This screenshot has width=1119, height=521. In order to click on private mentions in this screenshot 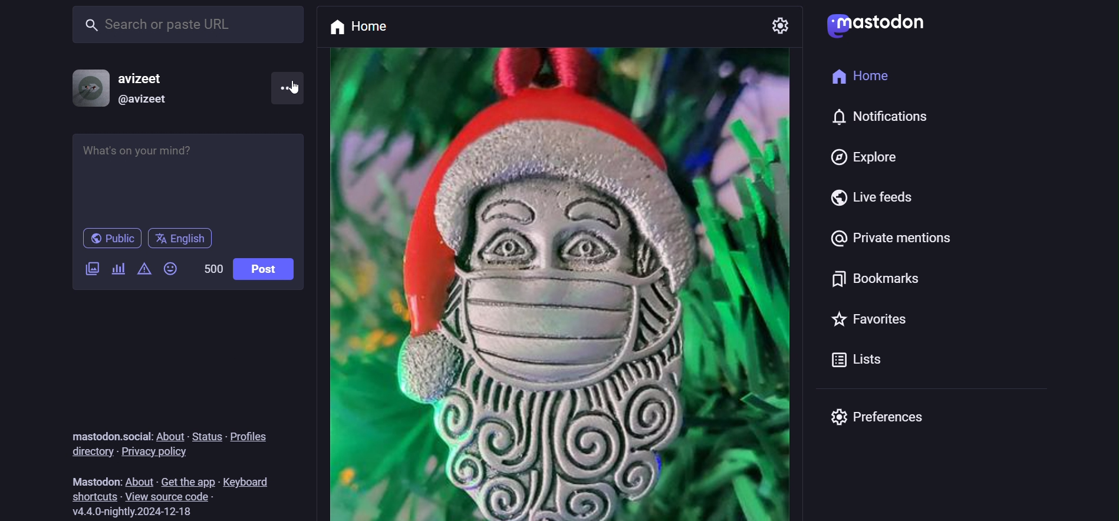, I will do `click(893, 239)`.